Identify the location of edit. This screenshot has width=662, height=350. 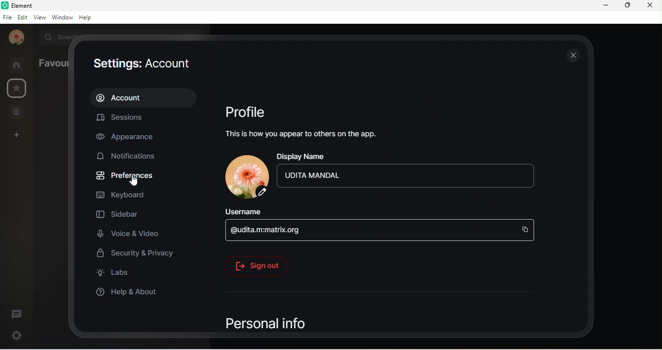
(21, 17).